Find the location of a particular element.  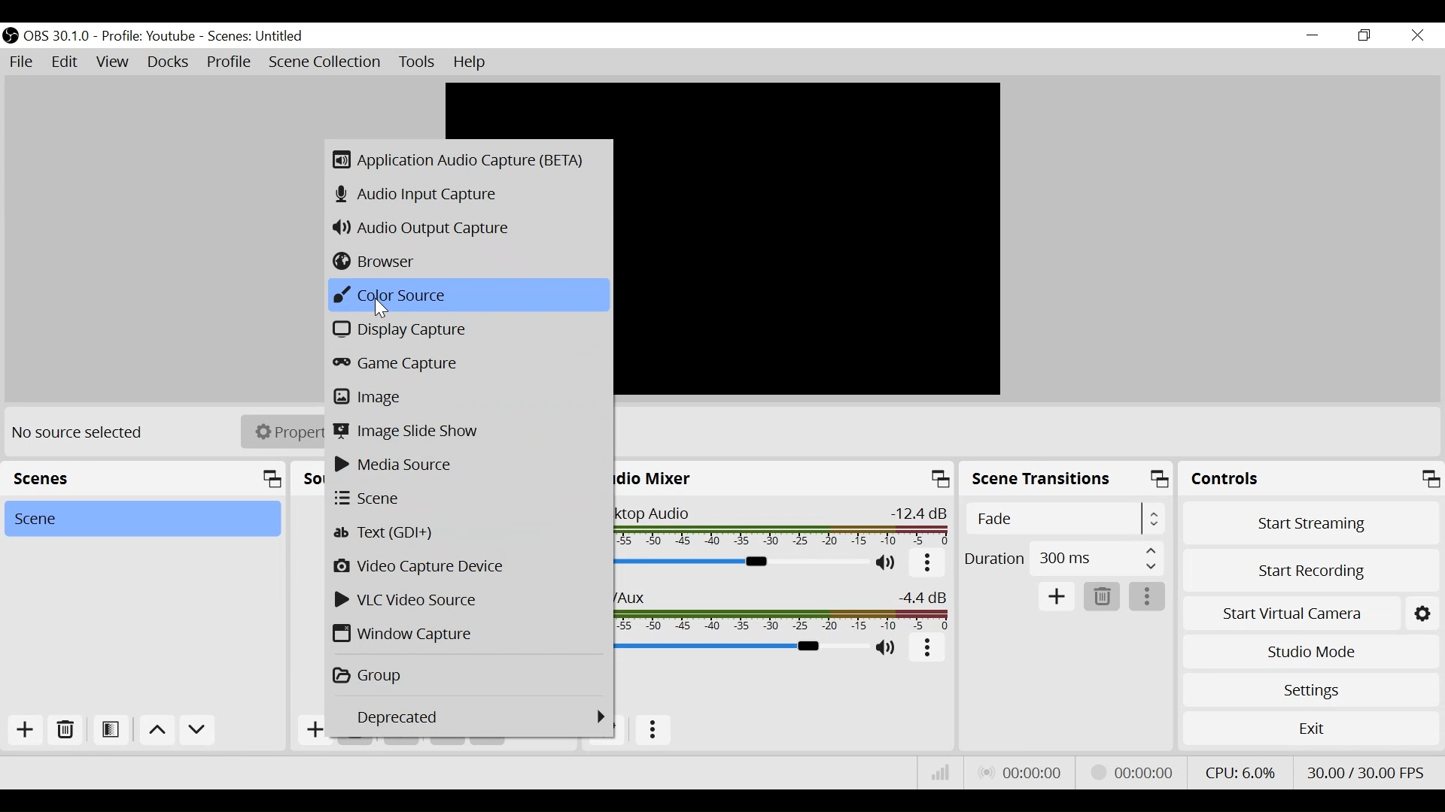

Profile is located at coordinates (230, 62).